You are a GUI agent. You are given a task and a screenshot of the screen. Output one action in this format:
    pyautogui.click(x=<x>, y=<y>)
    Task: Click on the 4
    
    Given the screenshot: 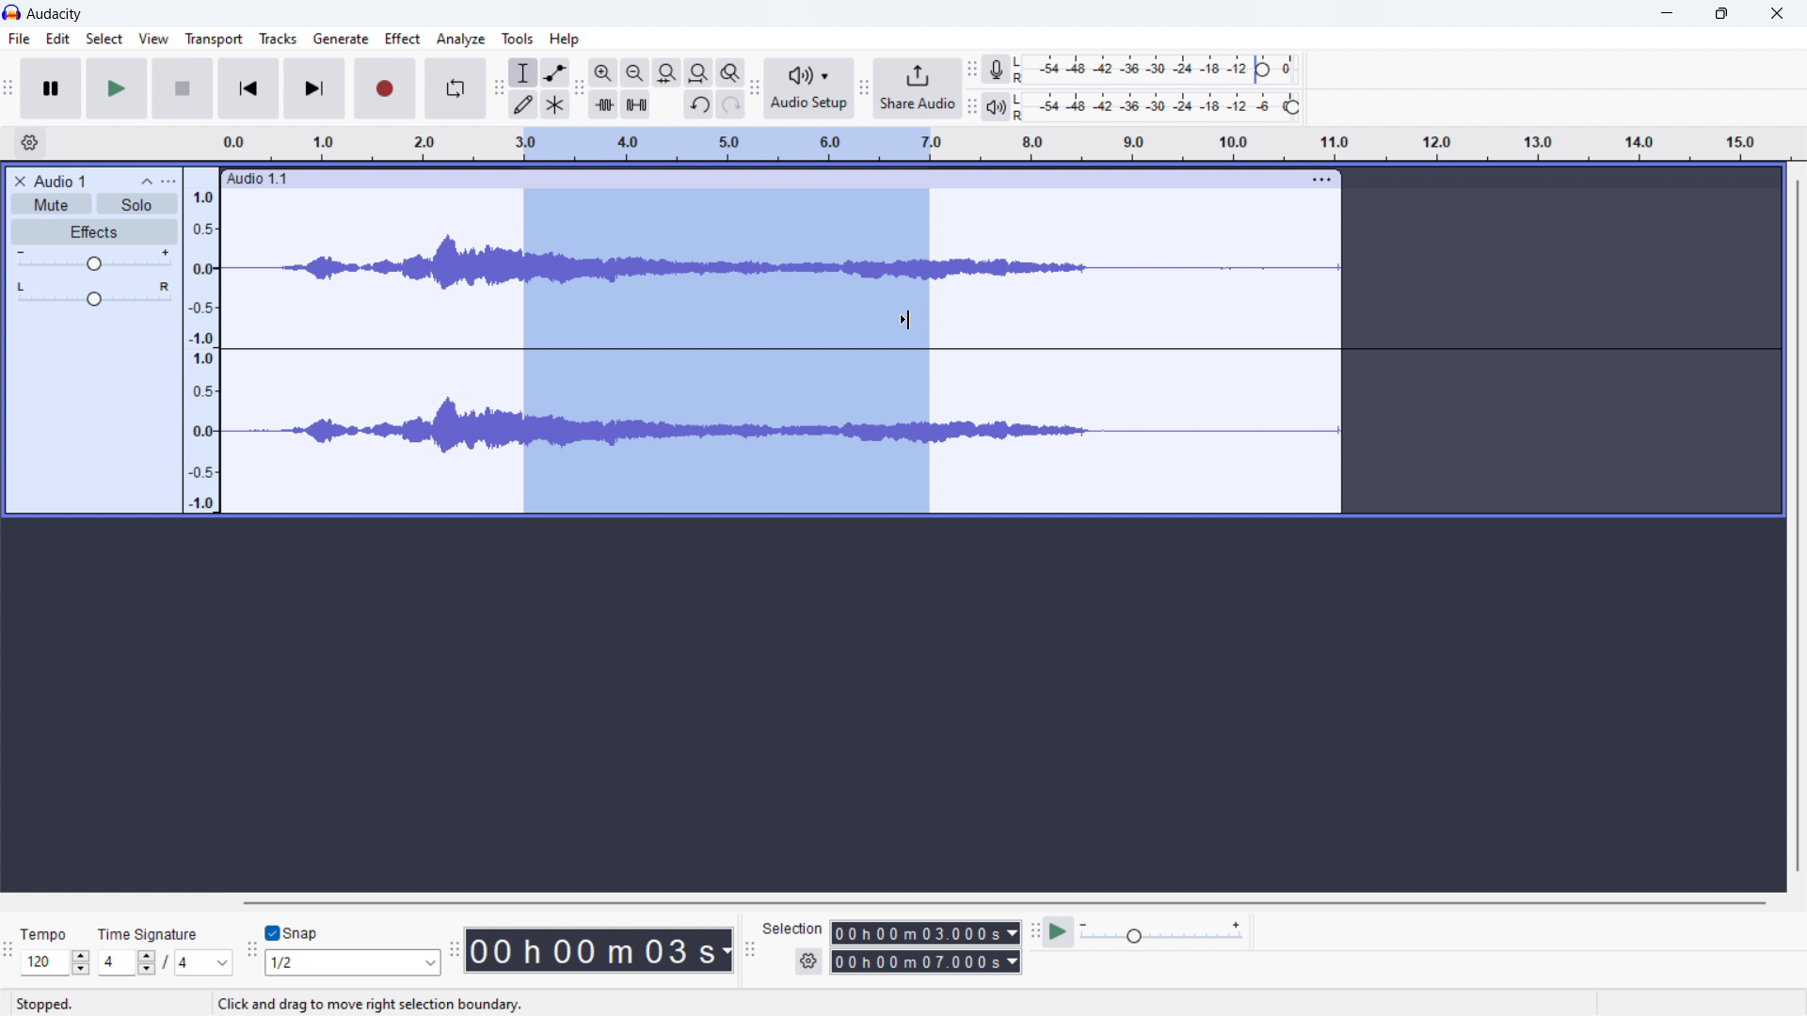 What is the action you would take?
    pyautogui.click(x=205, y=964)
    